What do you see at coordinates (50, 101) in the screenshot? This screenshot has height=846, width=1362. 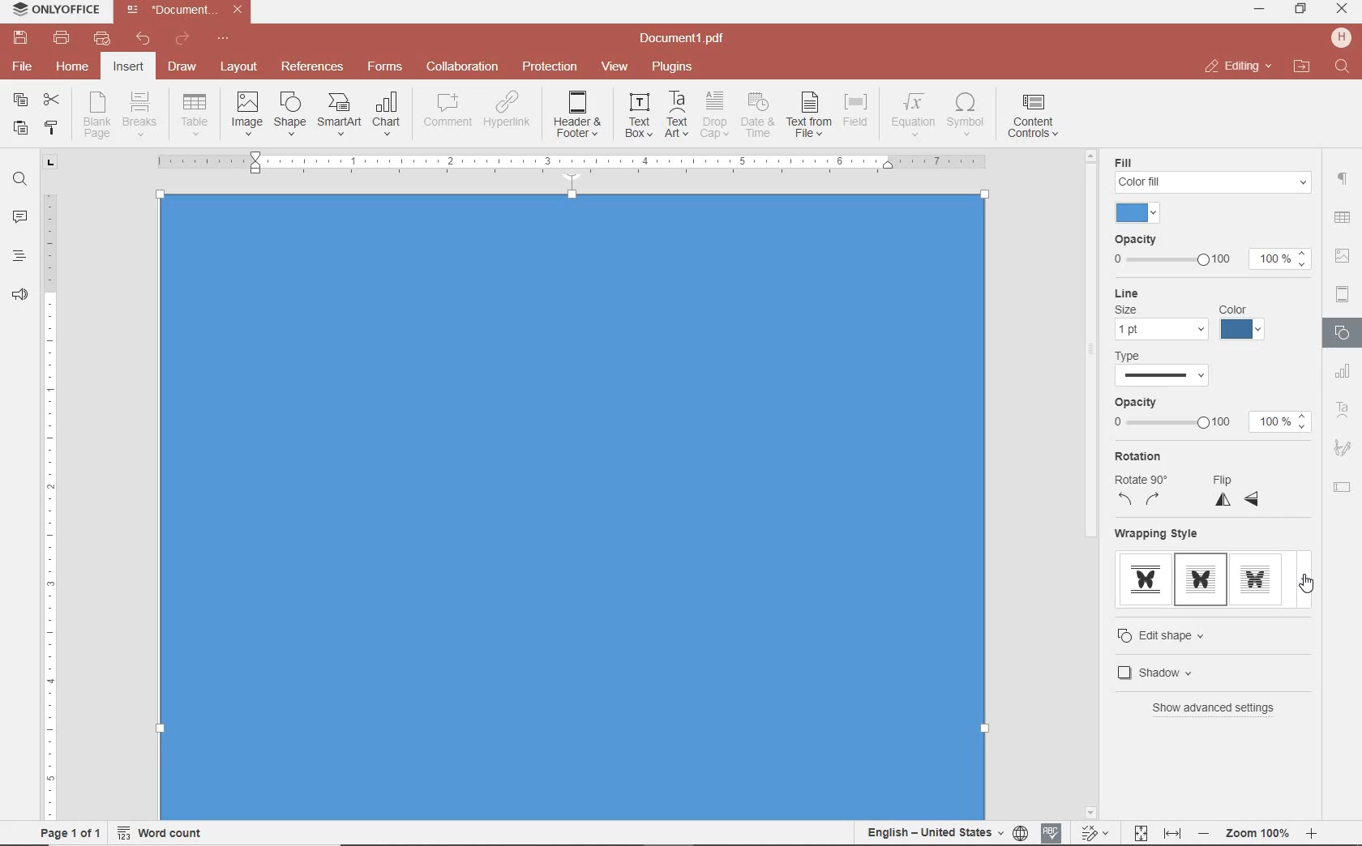 I see `cut` at bounding box center [50, 101].